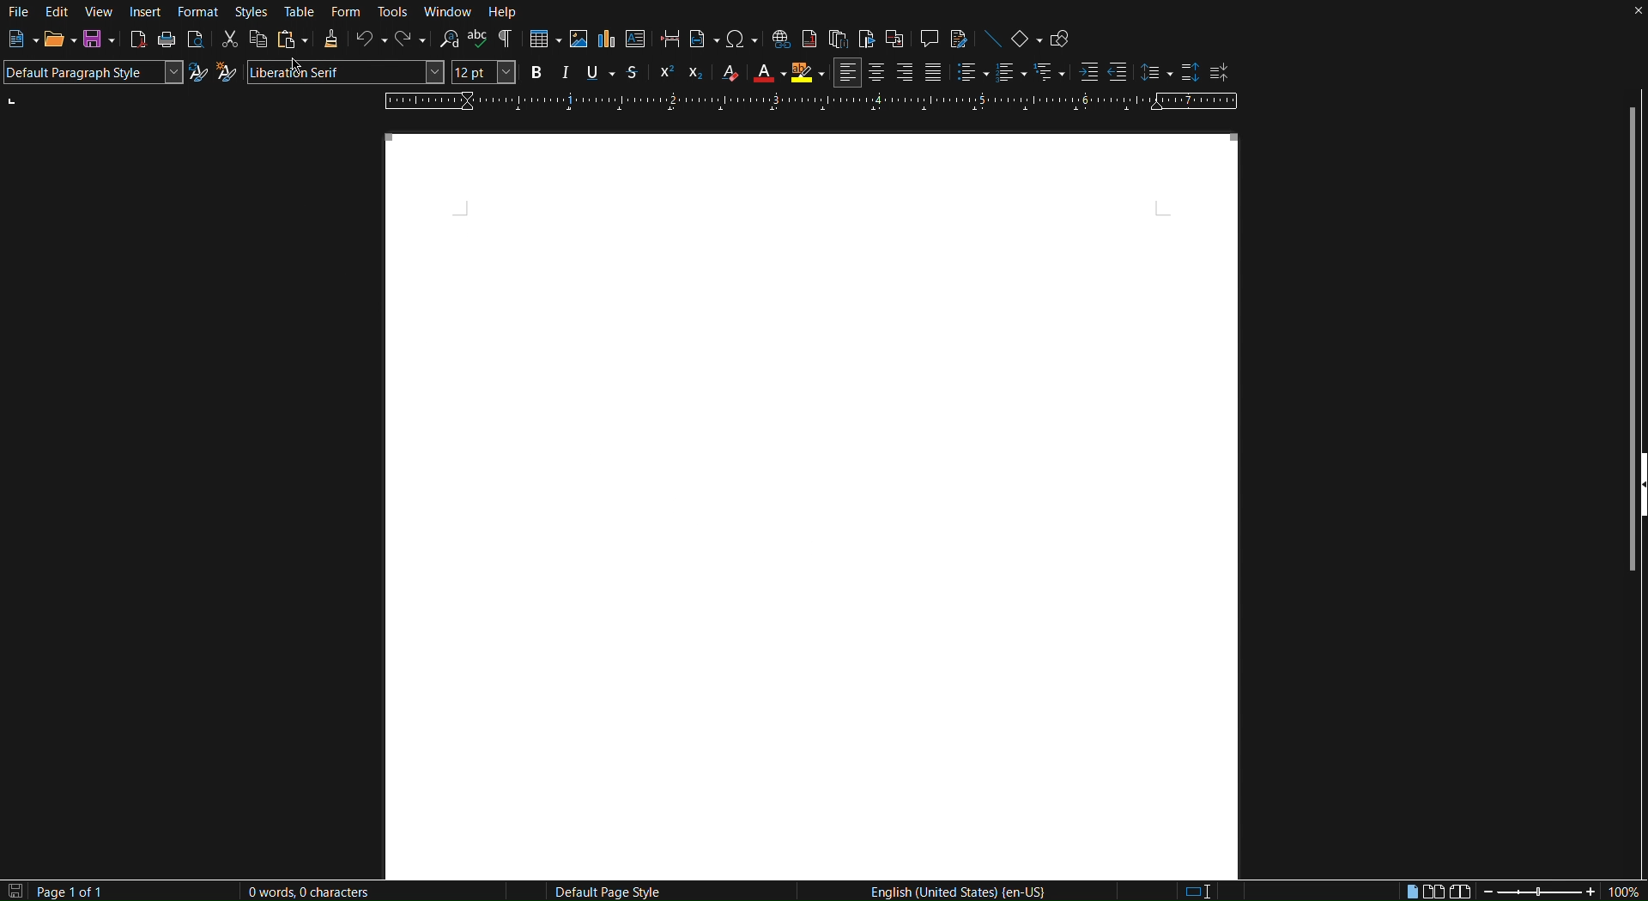 The image size is (1648, 901). I want to click on Undo, so click(368, 41).